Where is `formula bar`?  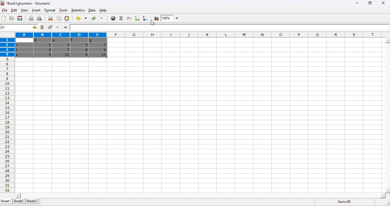 formula bar is located at coordinates (230, 27).